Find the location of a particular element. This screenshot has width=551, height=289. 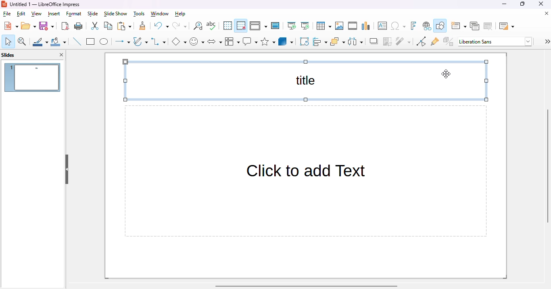

toggle extrusion is located at coordinates (449, 41).